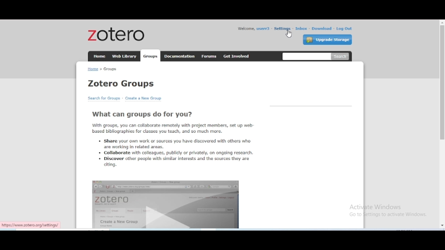  I want to click on « Collaborate with colleagues, publicly or privately, on ongoing research., so click(176, 153).